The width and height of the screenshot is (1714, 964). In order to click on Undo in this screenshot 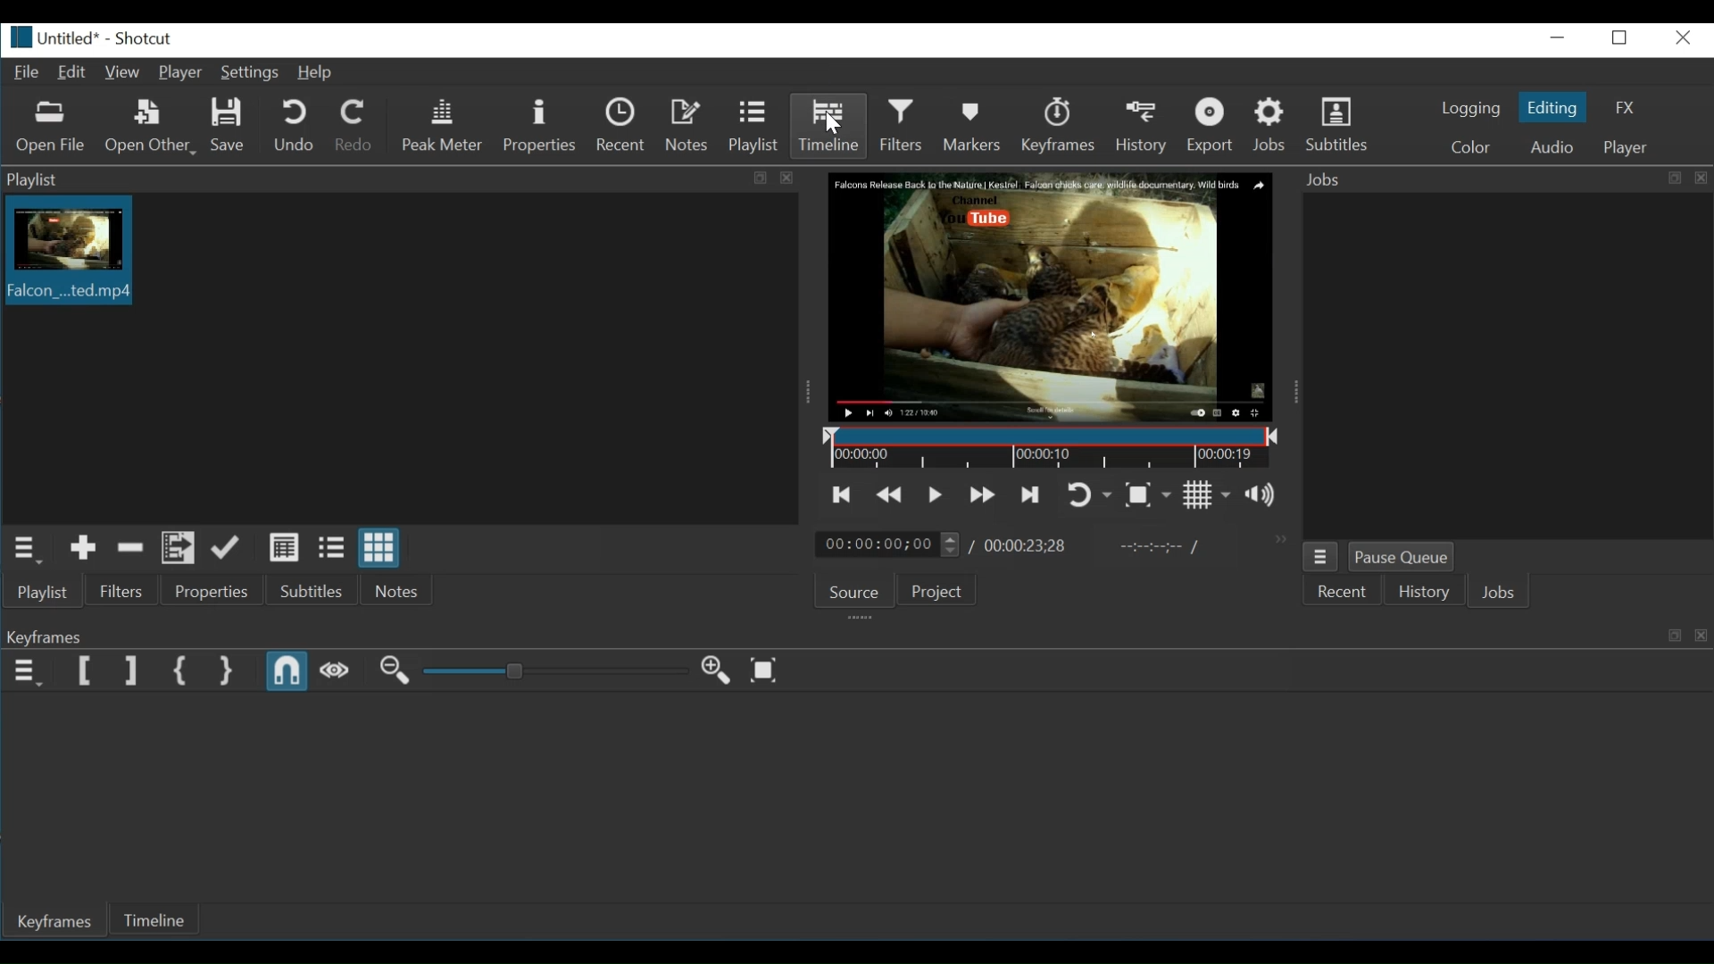, I will do `click(296, 125)`.